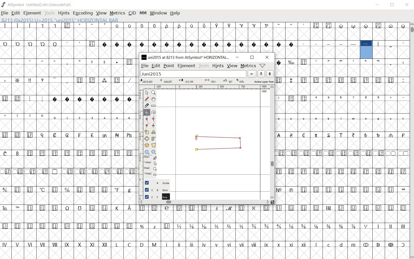 The width and height of the screenshot is (414, 259). Describe the element at coordinates (198, 74) in the screenshot. I see `load word list` at that location.